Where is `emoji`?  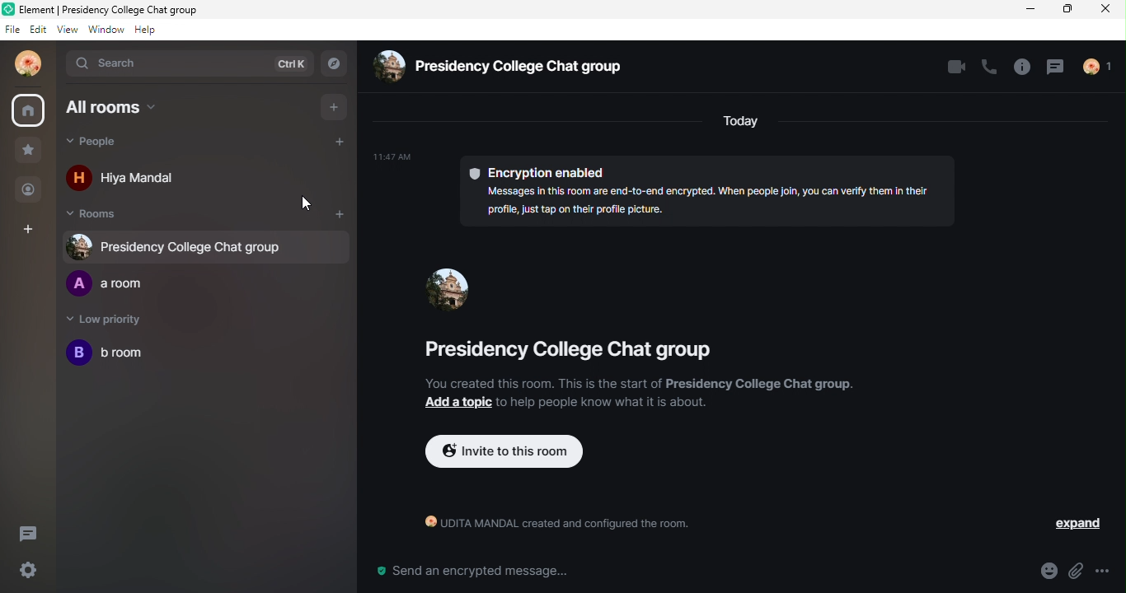
emoji is located at coordinates (1040, 572).